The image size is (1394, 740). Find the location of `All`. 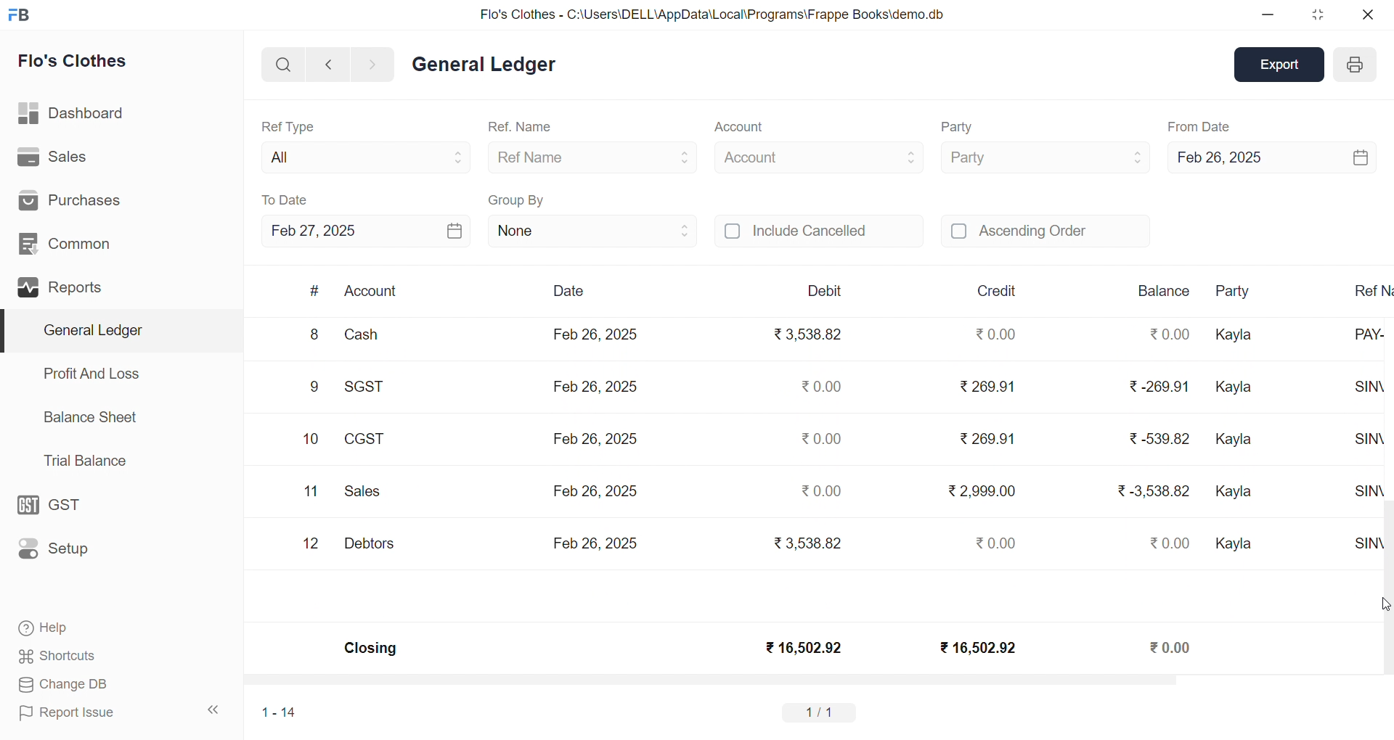

All is located at coordinates (362, 155).